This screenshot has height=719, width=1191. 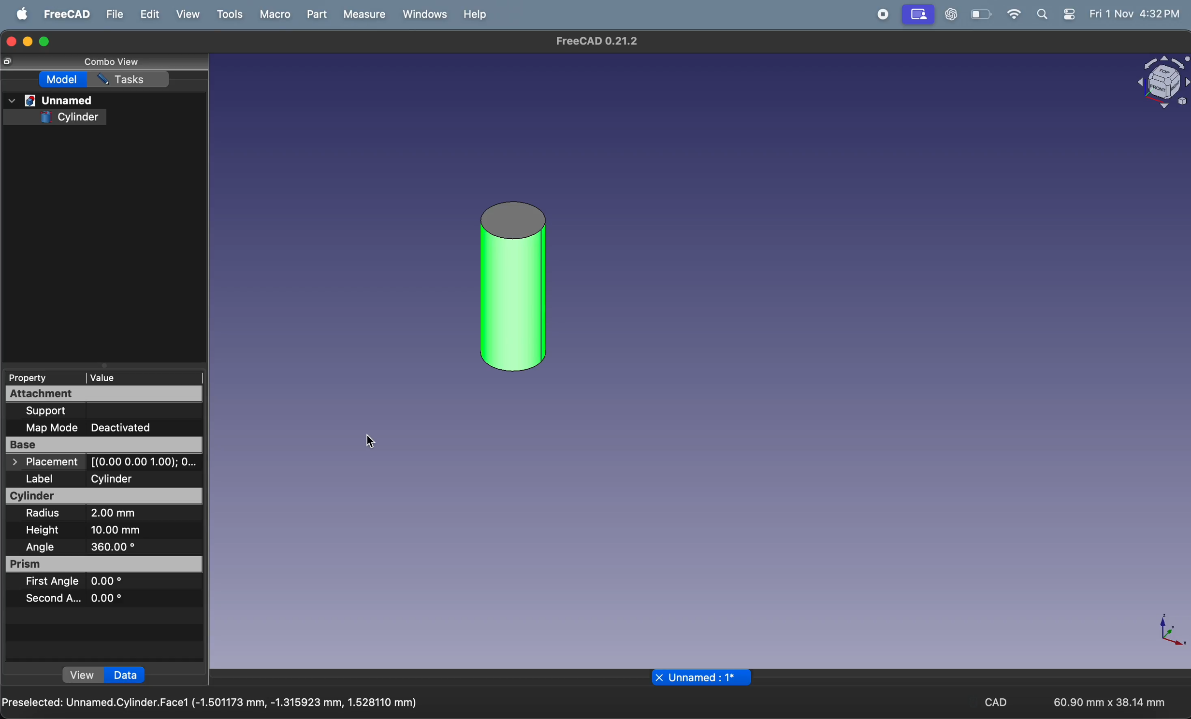 What do you see at coordinates (37, 378) in the screenshot?
I see `property` at bounding box center [37, 378].